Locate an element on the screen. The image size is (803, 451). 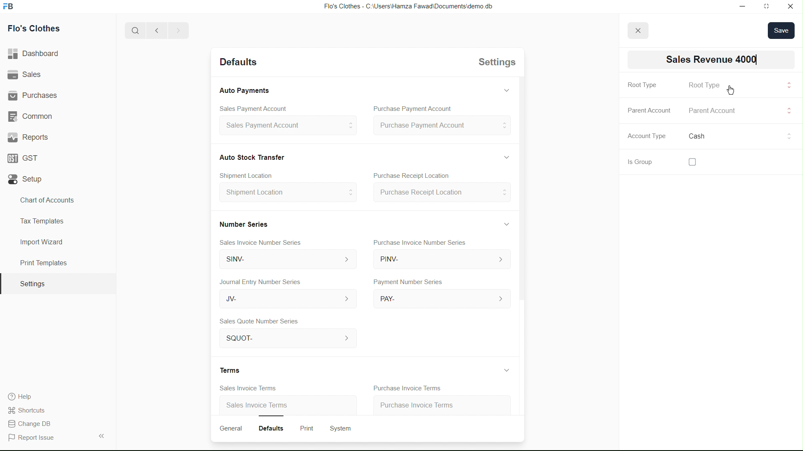
Setup is located at coordinates (27, 179).